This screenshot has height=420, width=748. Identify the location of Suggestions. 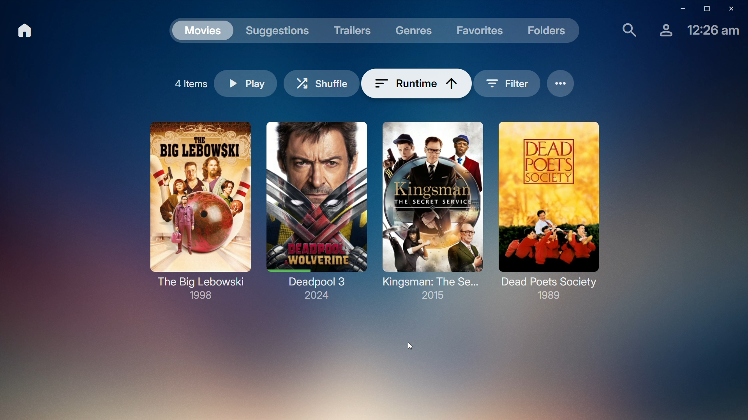
(280, 29).